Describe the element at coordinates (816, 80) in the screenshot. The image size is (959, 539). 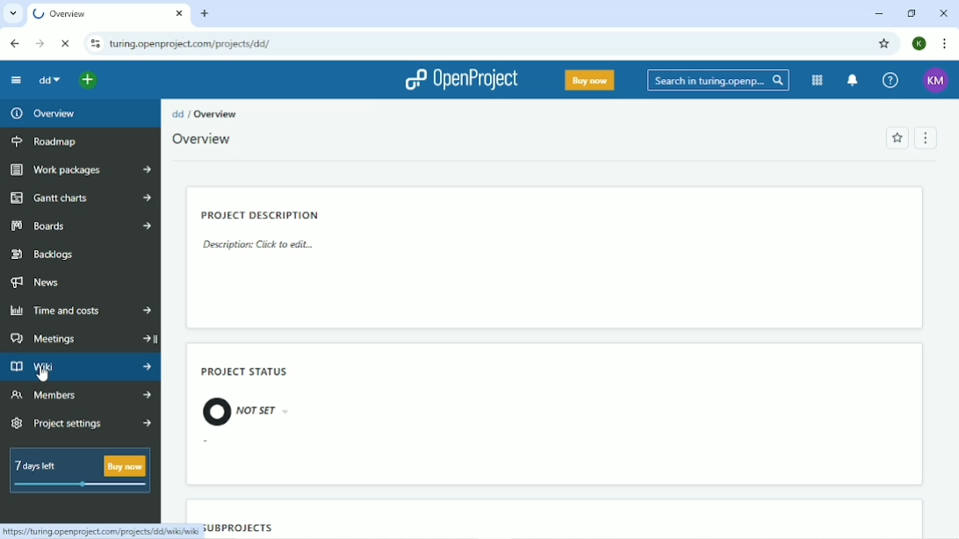
I see `Modules` at that location.